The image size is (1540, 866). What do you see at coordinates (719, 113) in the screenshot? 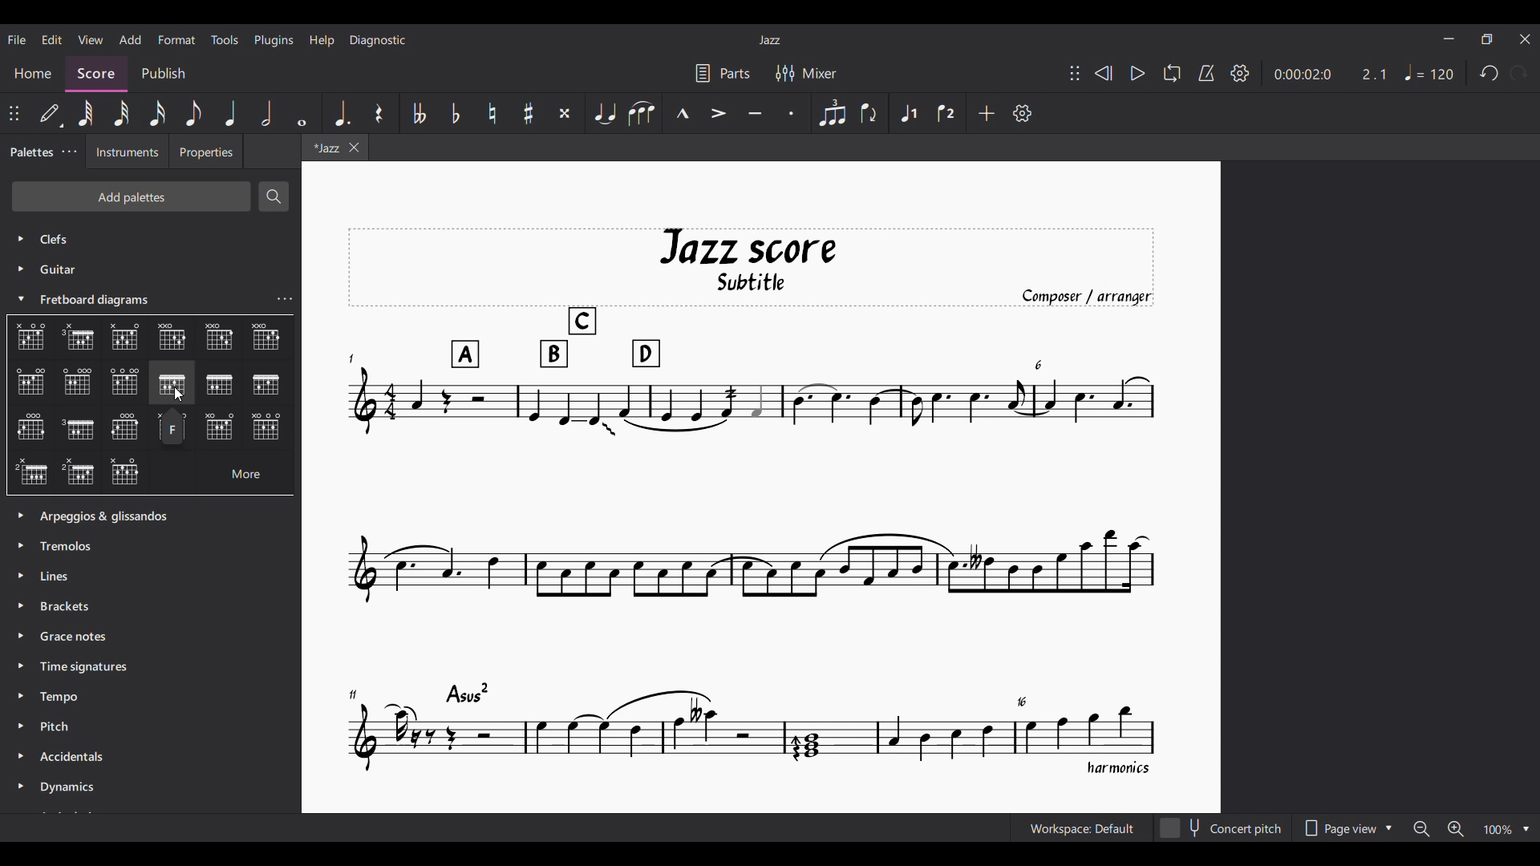
I see `Accent` at bounding box center [719, 113].